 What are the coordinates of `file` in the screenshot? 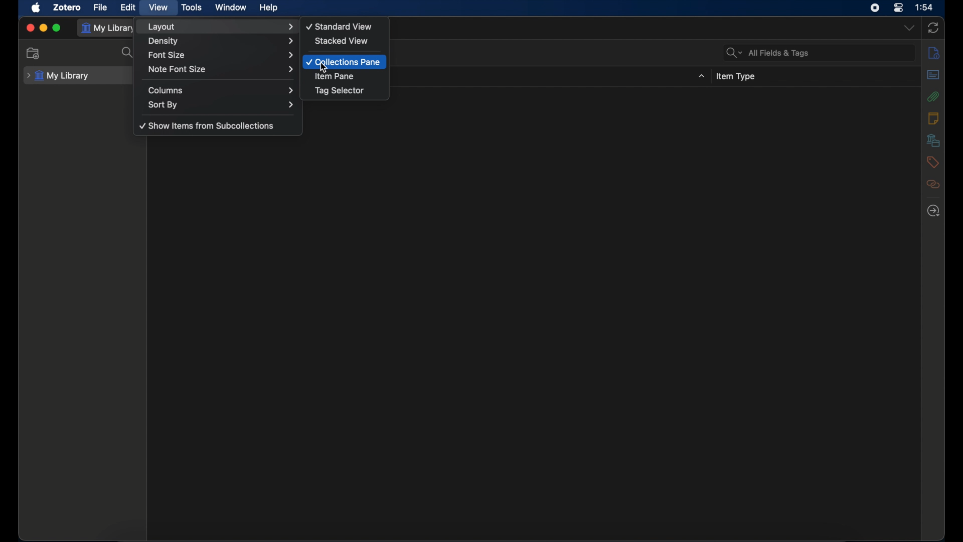 It's located at (100, 8).